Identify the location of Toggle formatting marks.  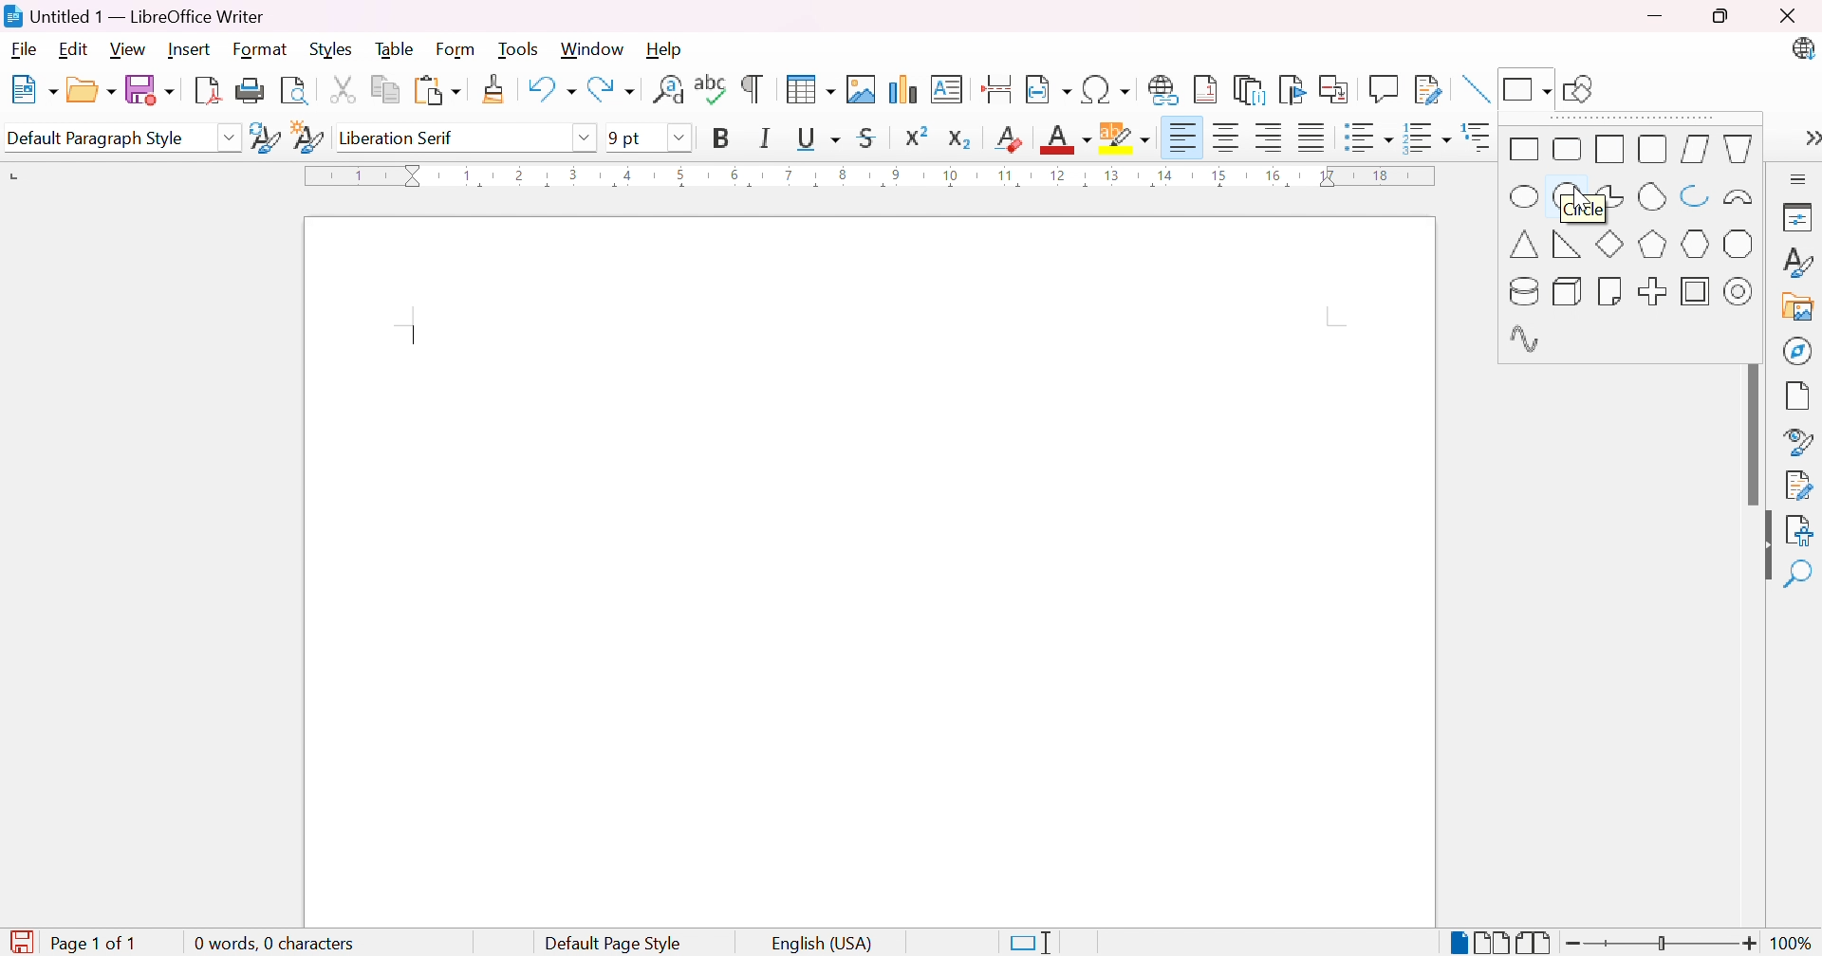
(753, 89).